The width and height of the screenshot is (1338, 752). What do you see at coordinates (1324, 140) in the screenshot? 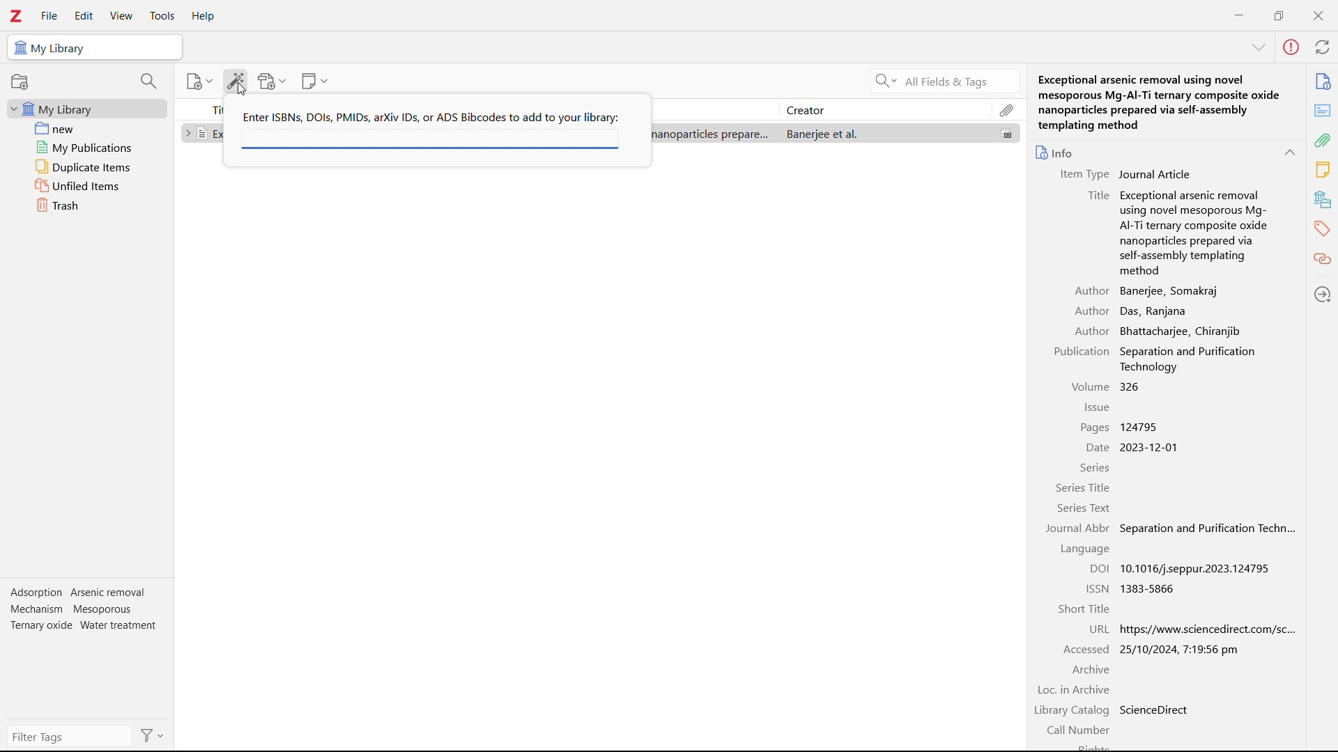
I see `attachments` at bounding box center [1324, 140].